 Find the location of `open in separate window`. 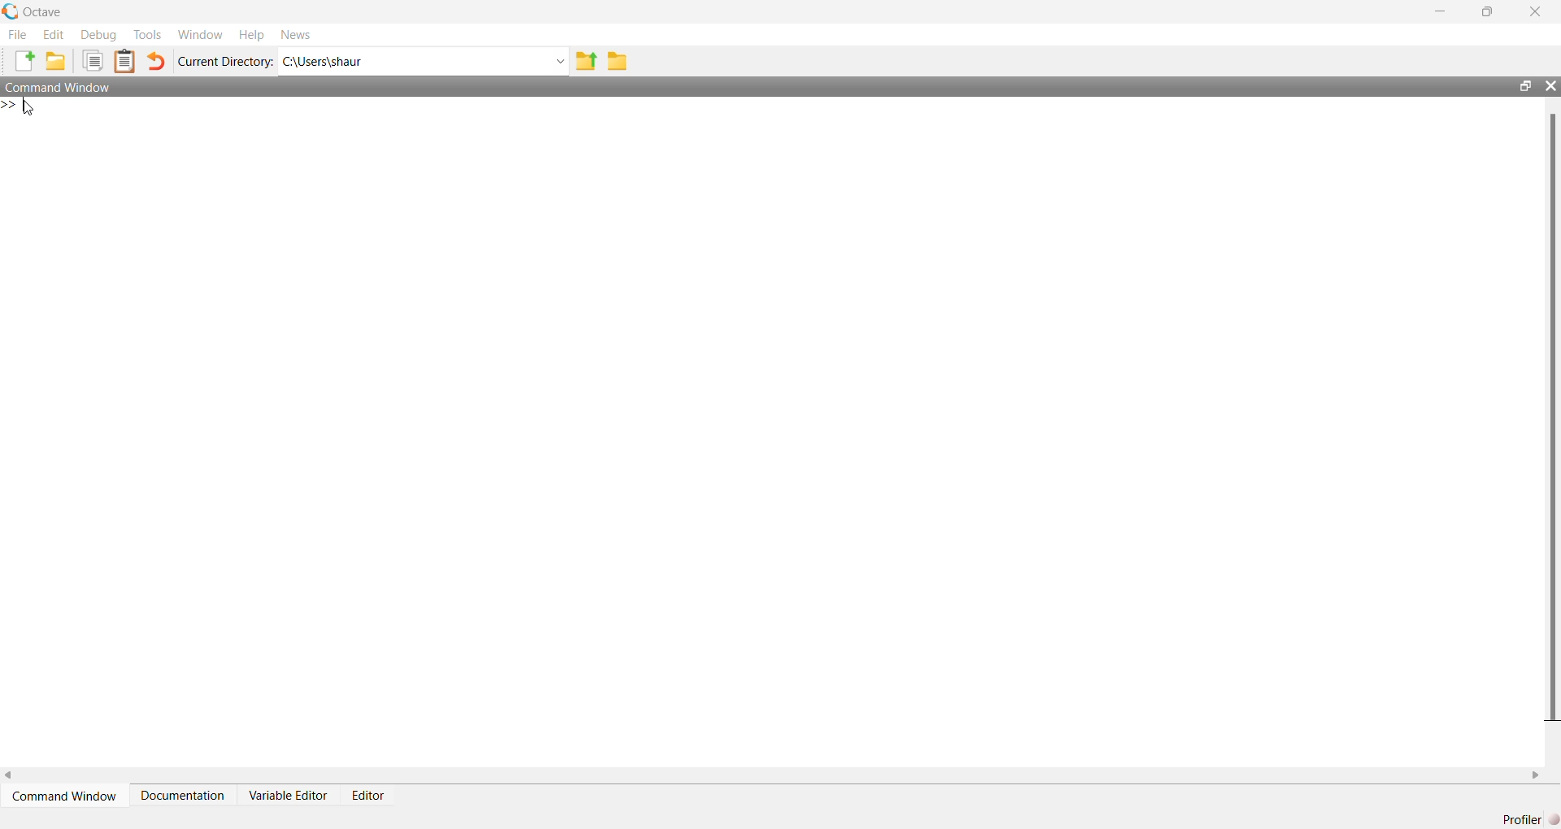

open in separate window is located at coordinates (1527, 86).